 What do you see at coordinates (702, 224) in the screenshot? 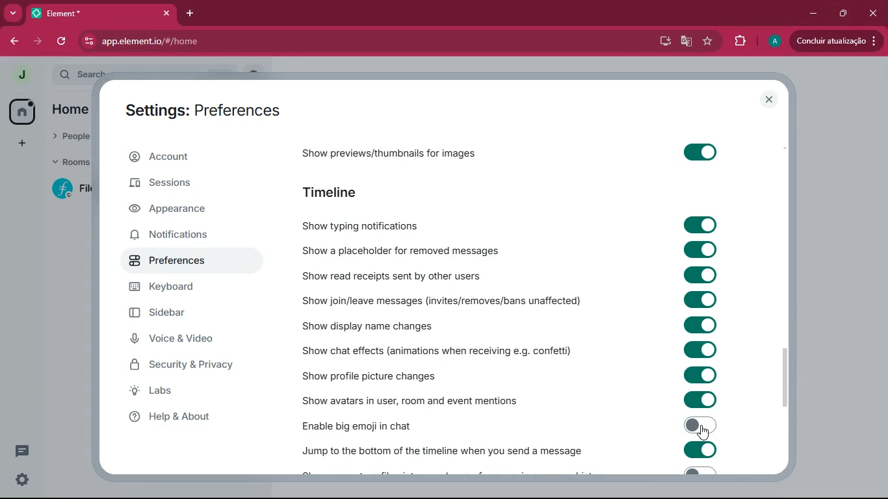
I see `toggle on ` at bounding box center [702, 224].